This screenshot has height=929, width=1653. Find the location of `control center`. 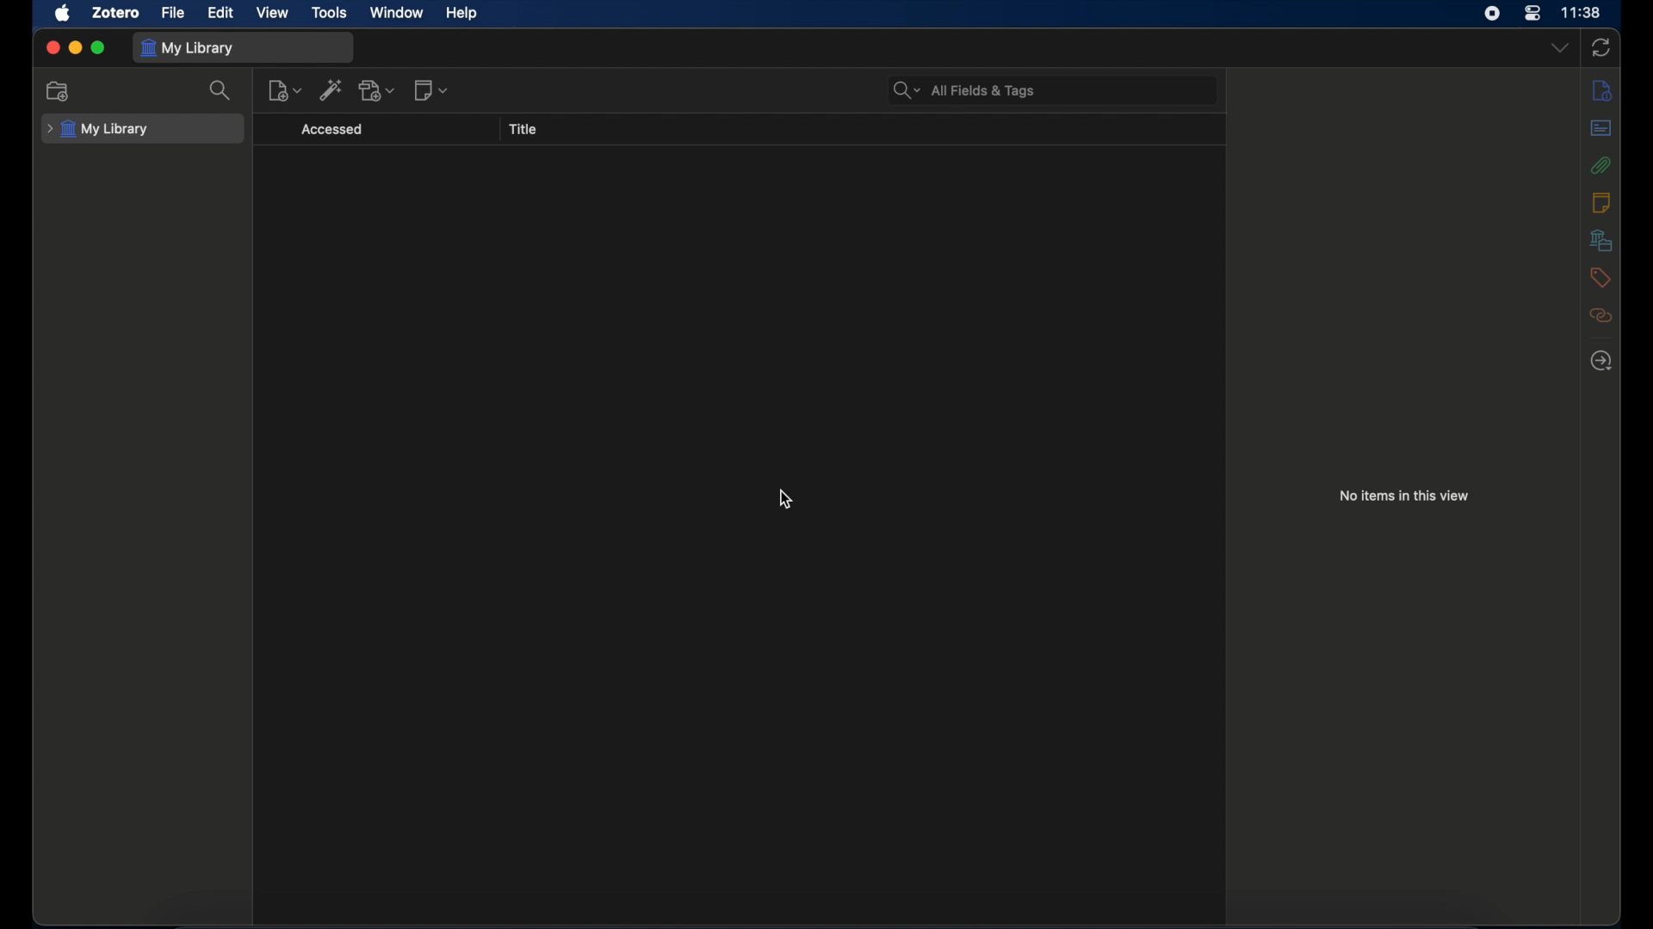

control center is located at coordinates (1532, 13).